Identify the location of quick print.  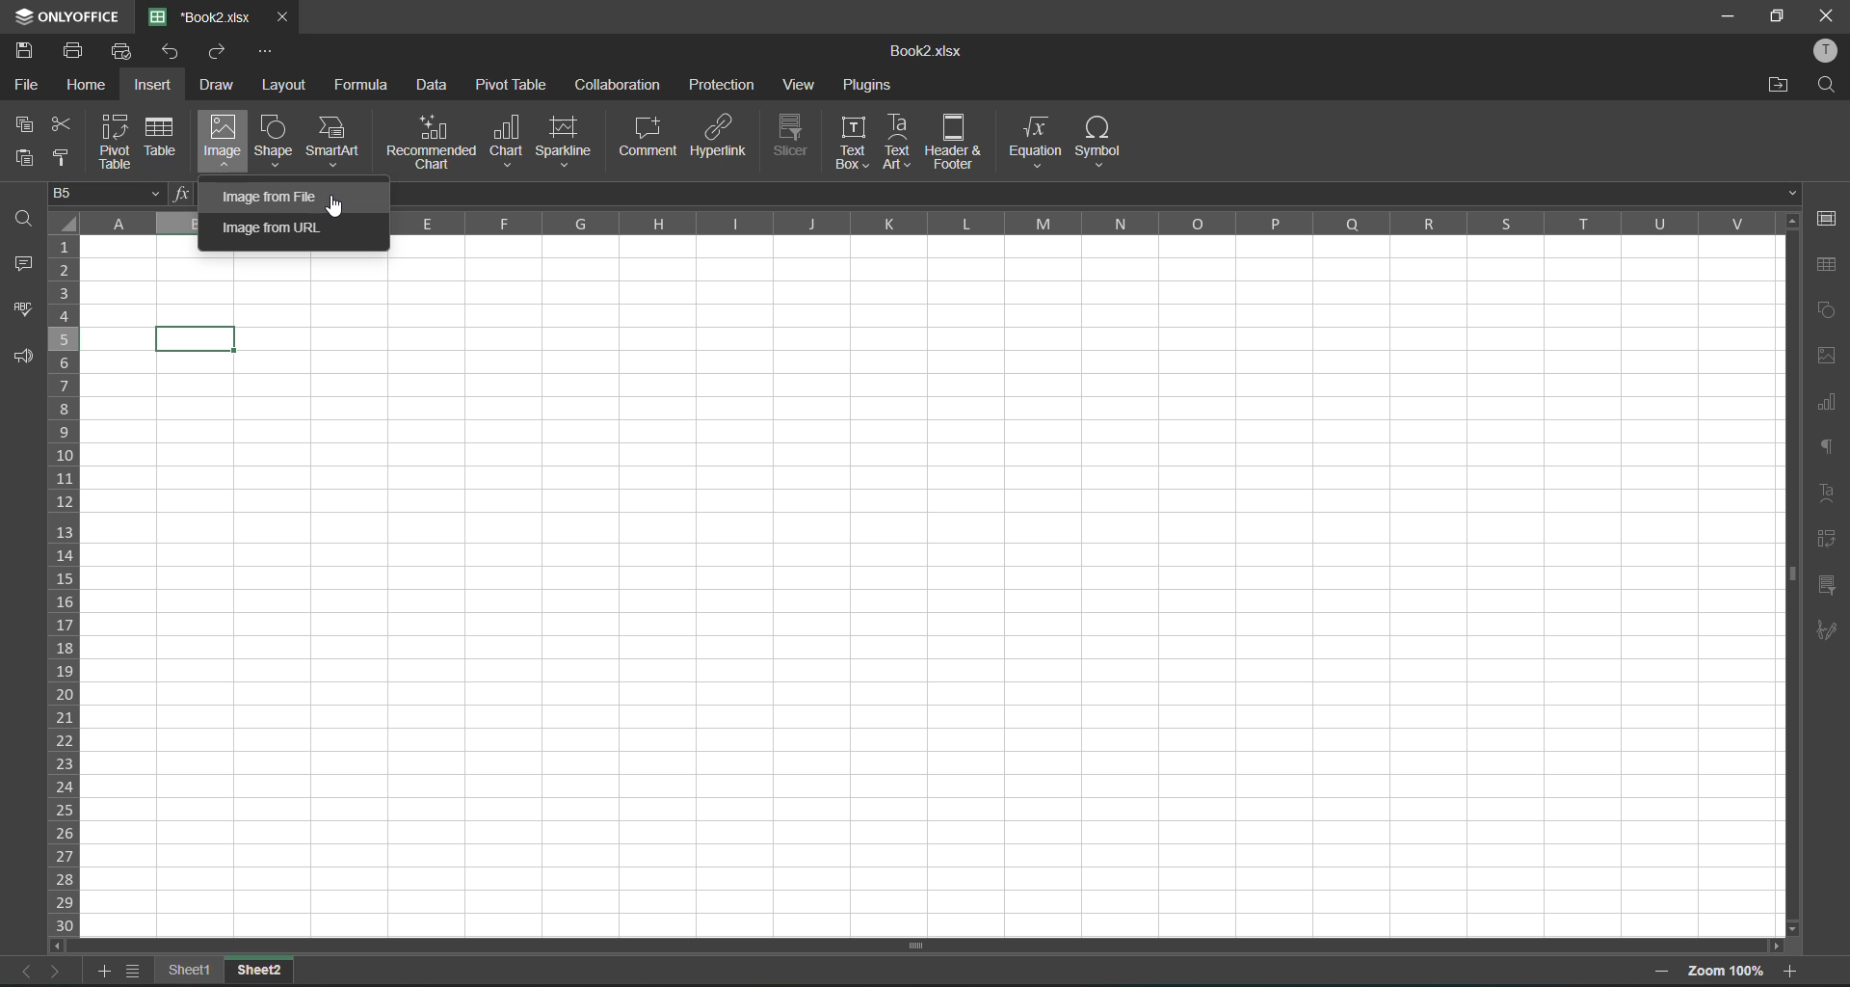
(125, 49).